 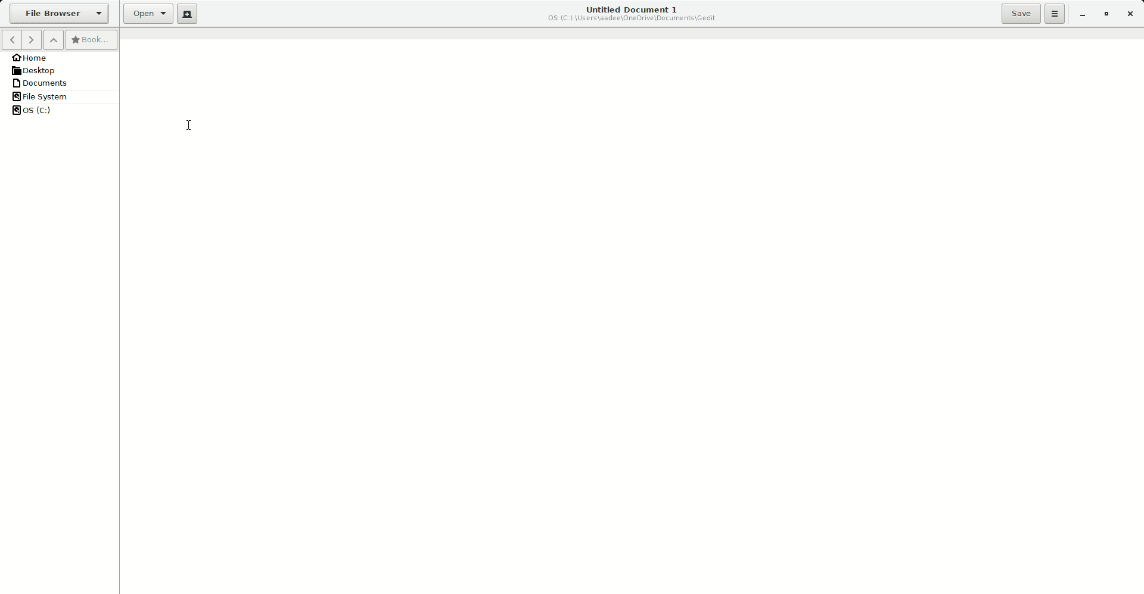 I want to click on Options, so click(x=1054, y=14).